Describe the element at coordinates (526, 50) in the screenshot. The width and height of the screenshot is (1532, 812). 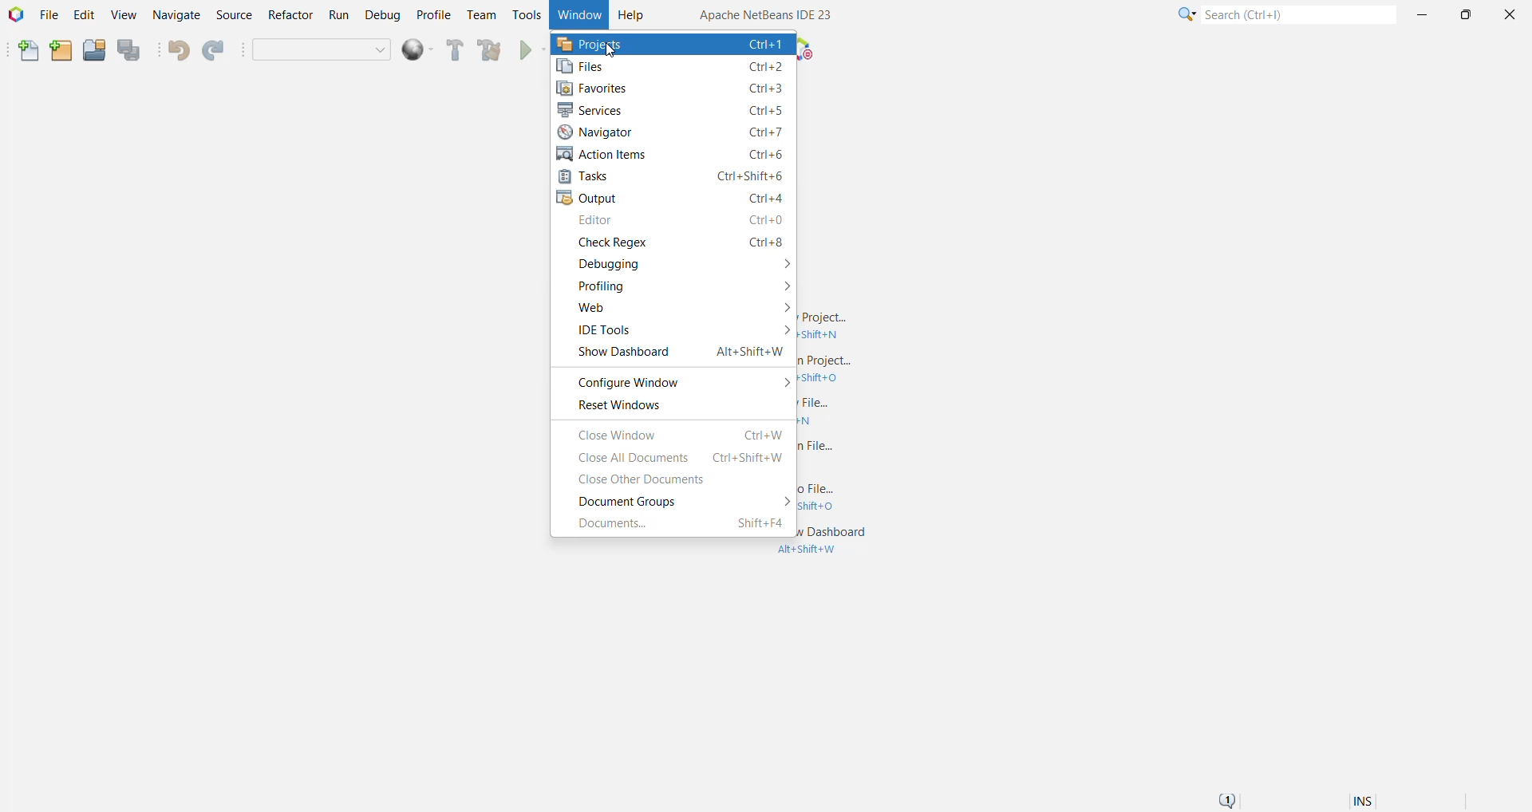
I see `Run Project` at that location.